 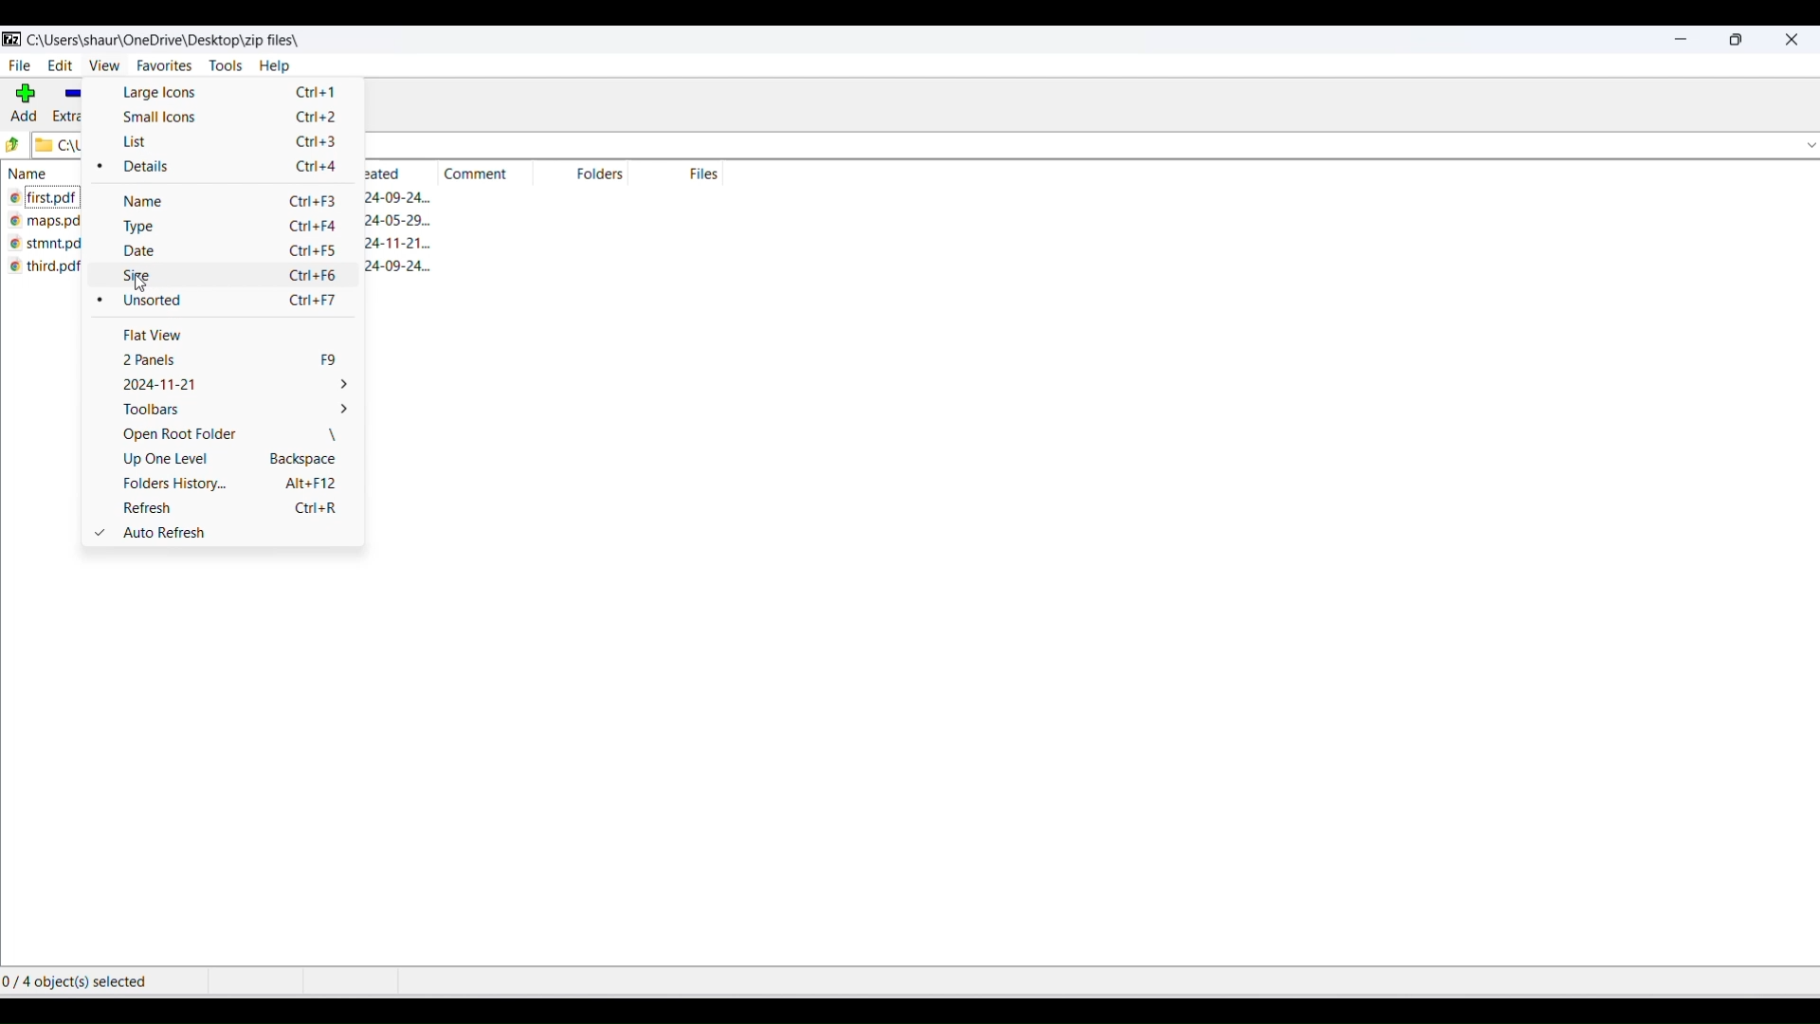 What do you see at coordinates (220, 66) in the screenshot?
I see `tools` at bounding box center [220, 66].